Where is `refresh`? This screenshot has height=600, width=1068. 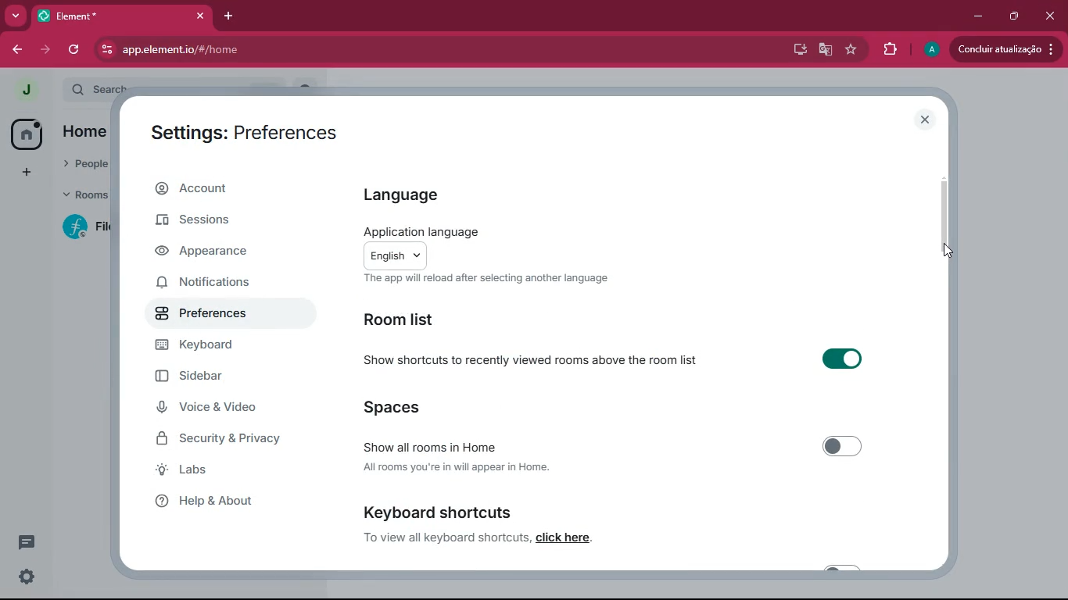 refresh is located at coordinates (75, 50).